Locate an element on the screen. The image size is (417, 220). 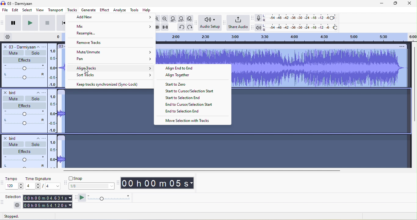
close is located at coordinates (408, 3).